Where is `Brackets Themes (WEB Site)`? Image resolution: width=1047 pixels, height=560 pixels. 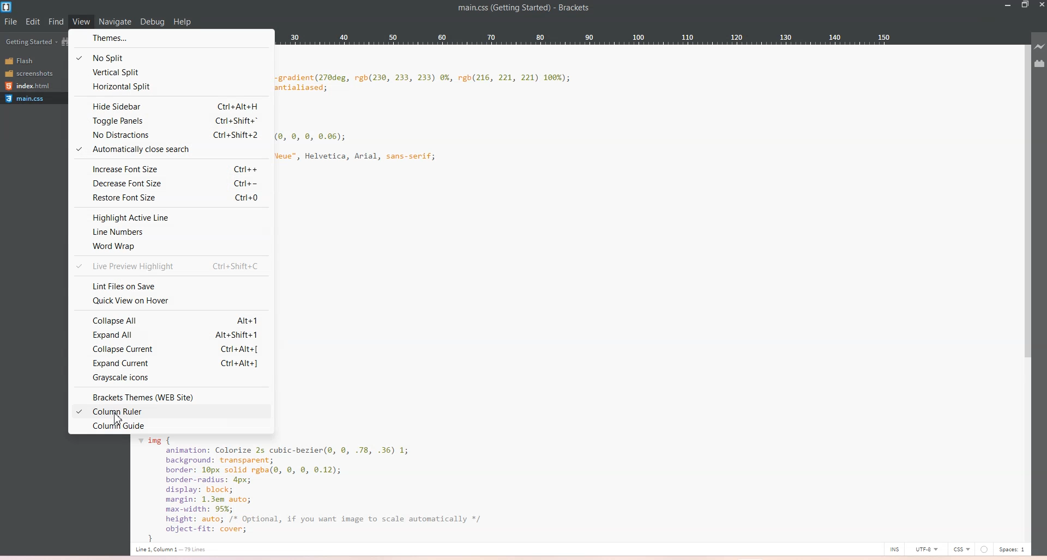 Brackets Themes (WEB Site) is located at coordinates (170, 396).